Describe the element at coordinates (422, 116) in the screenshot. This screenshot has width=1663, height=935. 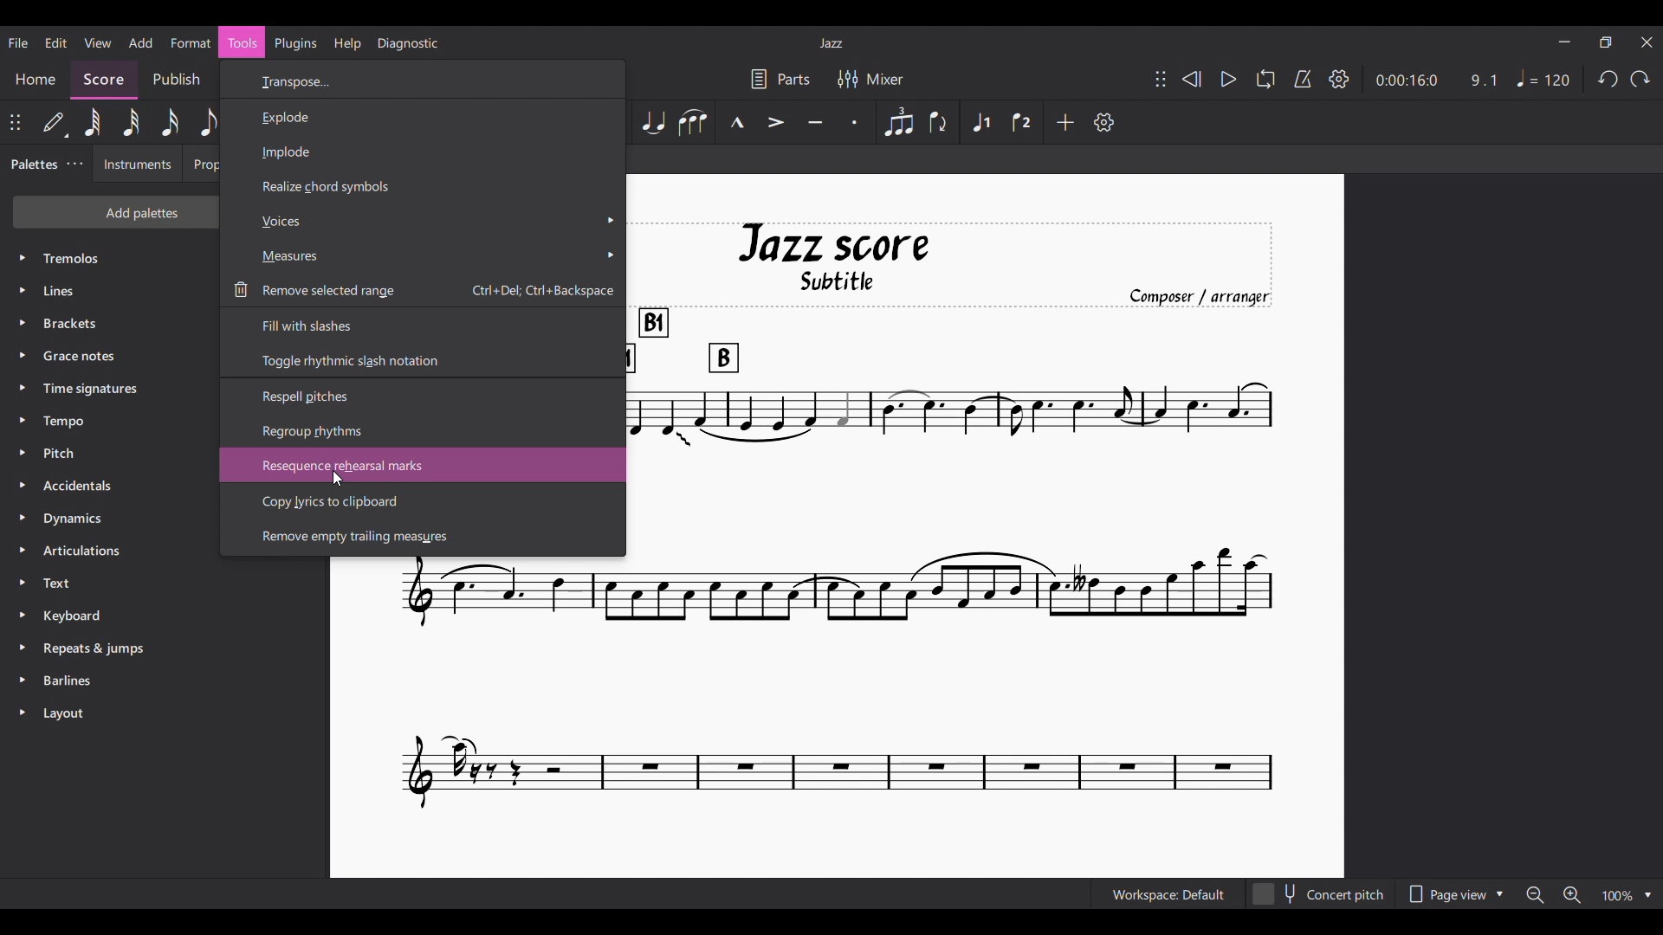
I see `Explode` at that location.